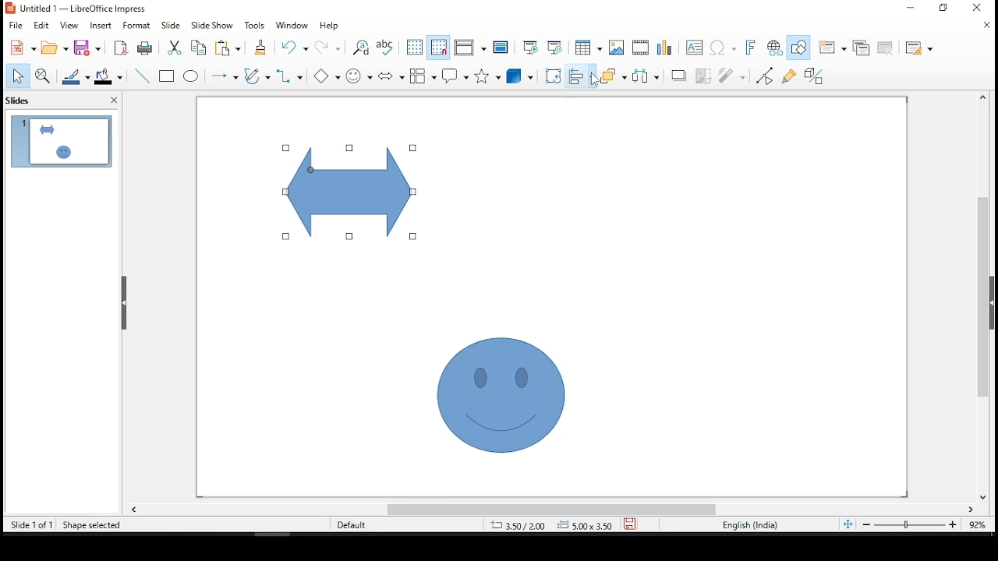  What do you see at coordinates (645, 77) in the screenshot?
I see `distribute` at bounding box center [645, 77].